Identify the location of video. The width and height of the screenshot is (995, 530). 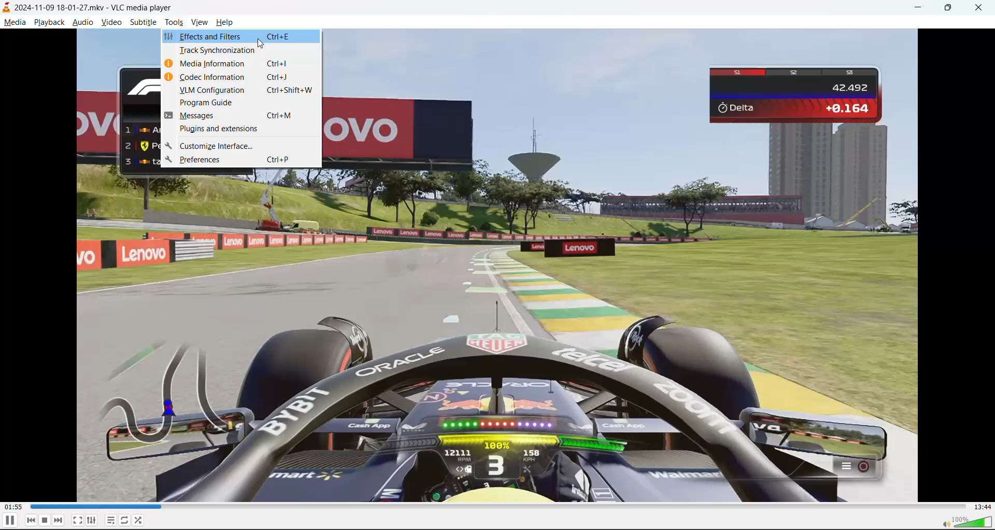
(111, 24).